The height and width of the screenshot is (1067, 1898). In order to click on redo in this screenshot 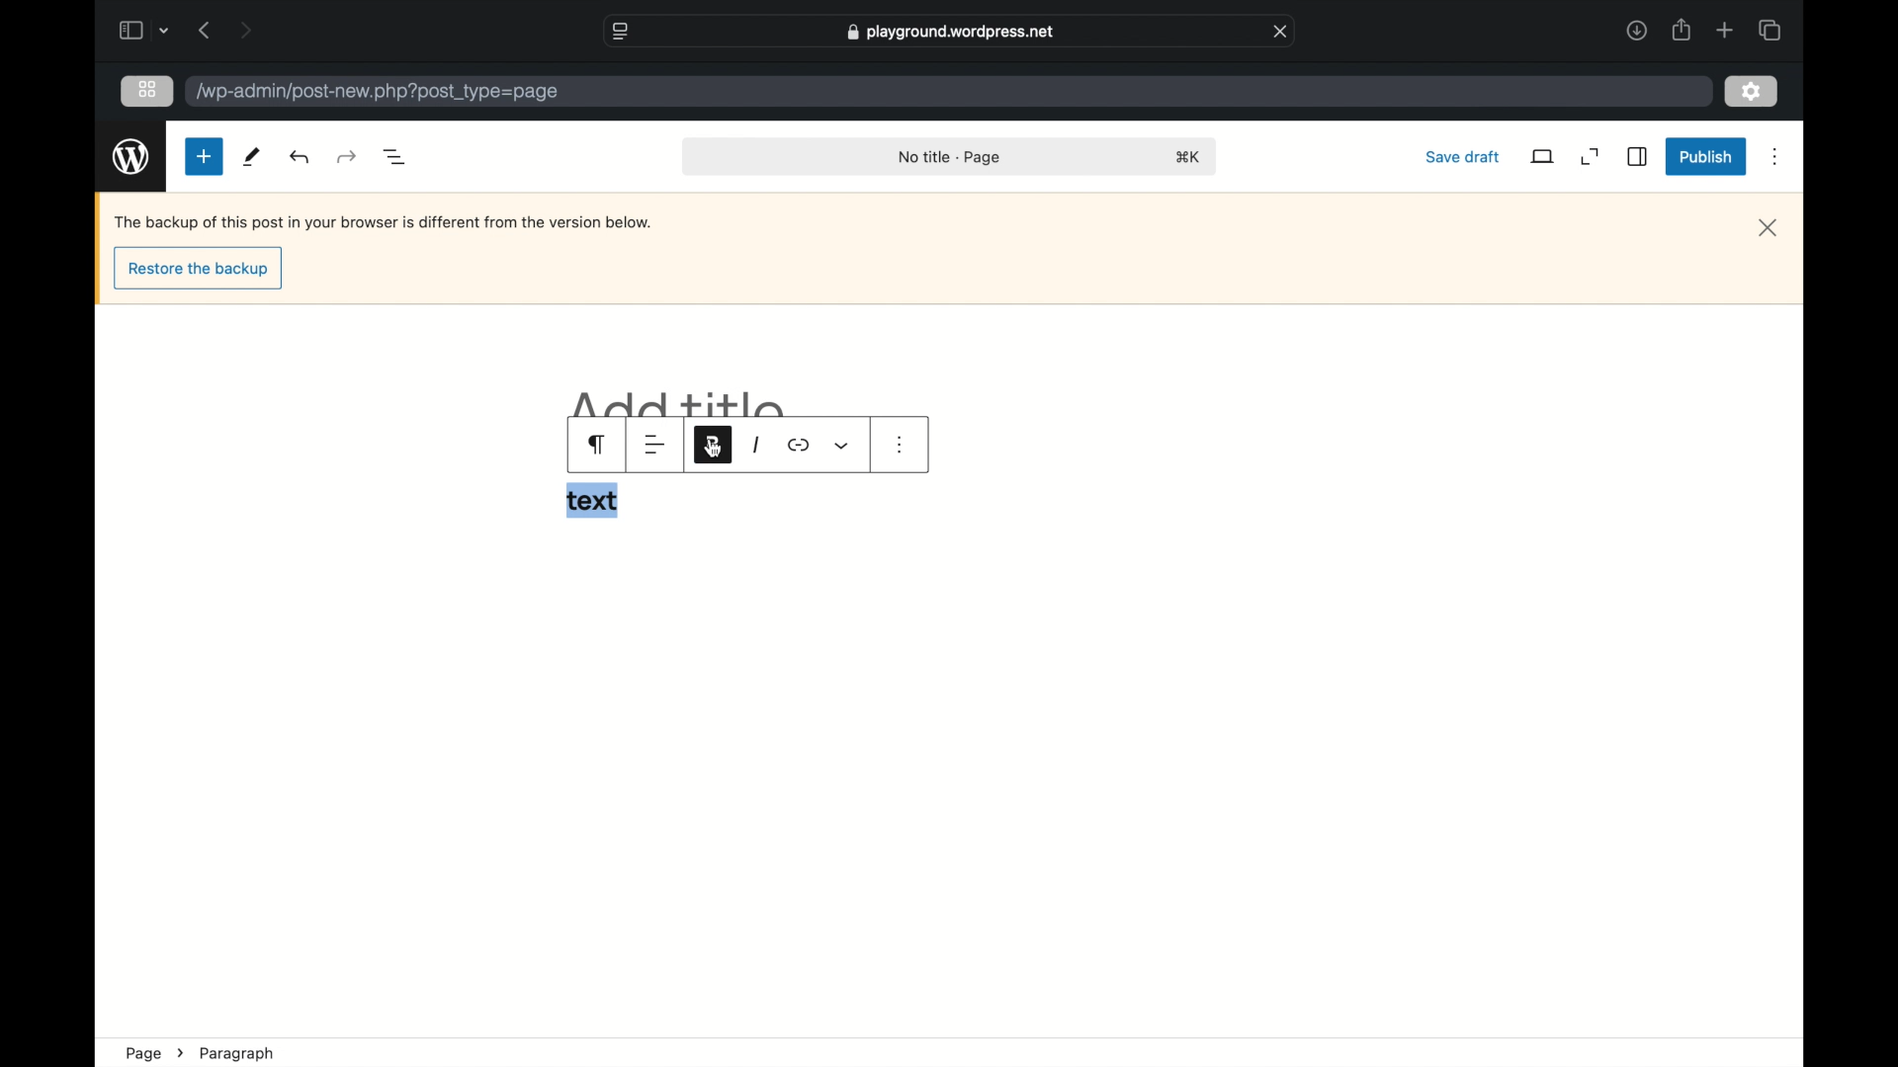, I will do `click(301, 156)`.